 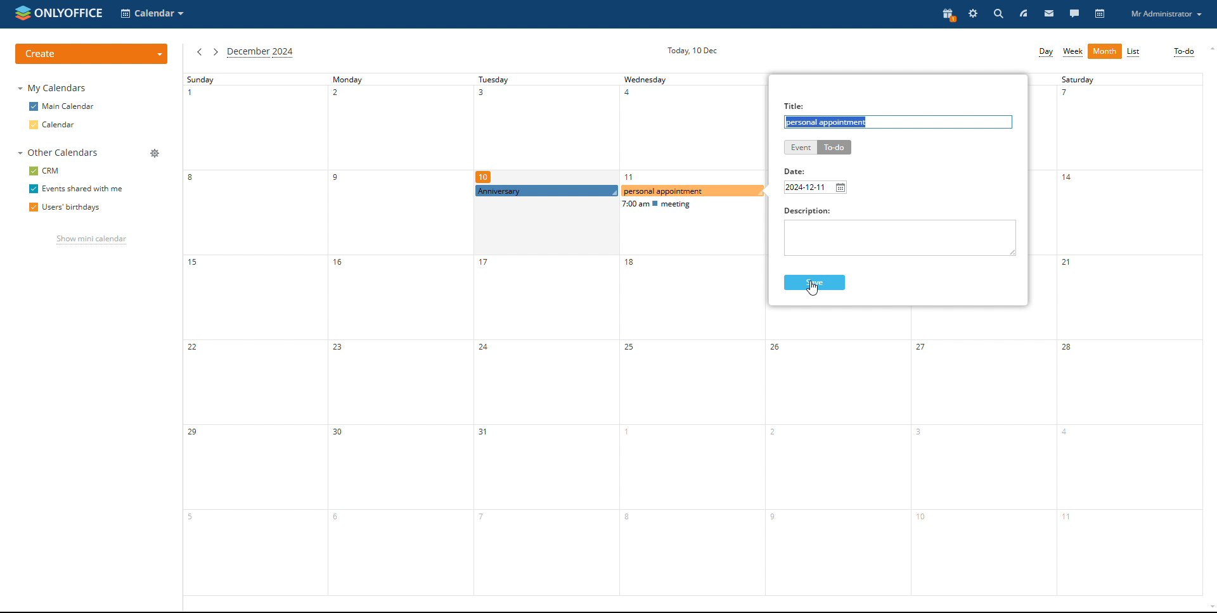 What do you see at coordinates (1134, 52) in the screenshot?
I see `list view` at bounding box center [1134, 52].